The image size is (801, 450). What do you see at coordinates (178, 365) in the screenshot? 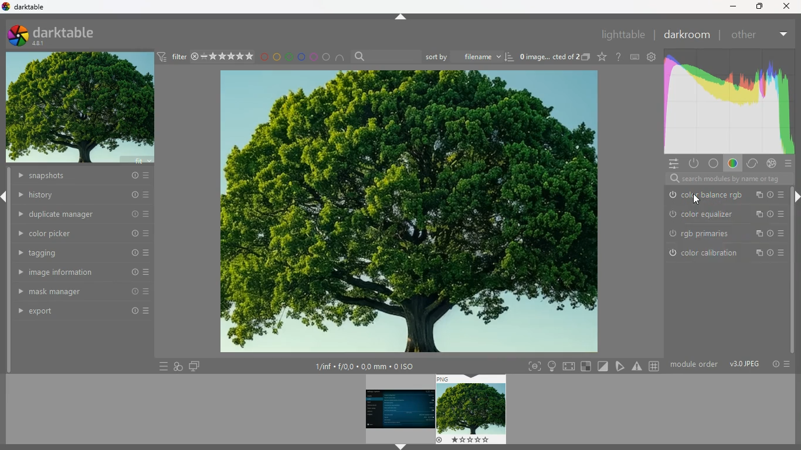
I see `overlap` at bounding box center [178, 365].